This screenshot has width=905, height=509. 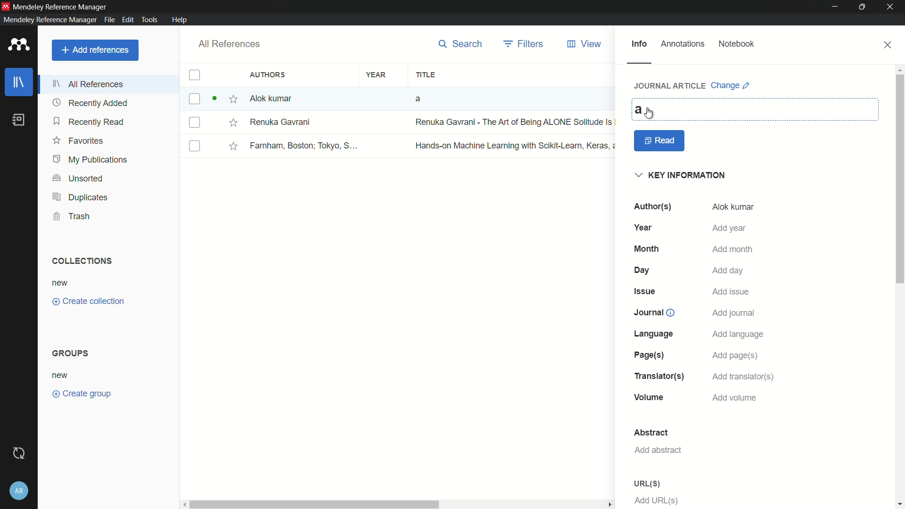 What do you see at coordinates (650, 114) in the screenshot?
I see `cursor` at bounding box center [650, 114].